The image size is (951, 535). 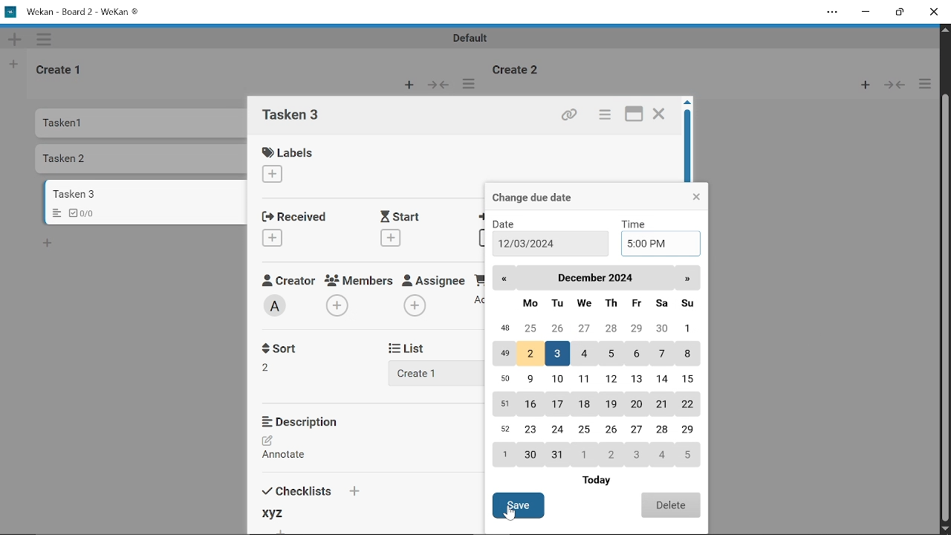 What do you see at coordinates (898, 14) in the screenshot?
I see `Restore down` at bounding box center [898, 14].